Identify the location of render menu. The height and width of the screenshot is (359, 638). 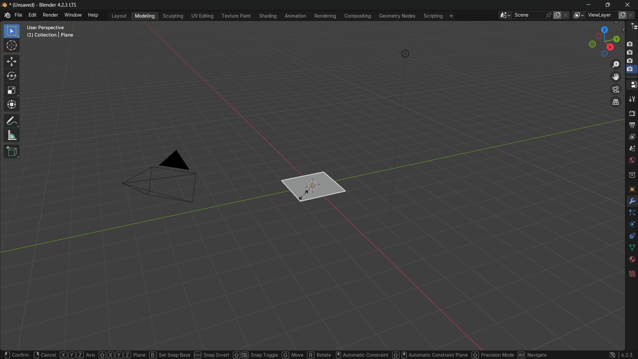
(51, 16).